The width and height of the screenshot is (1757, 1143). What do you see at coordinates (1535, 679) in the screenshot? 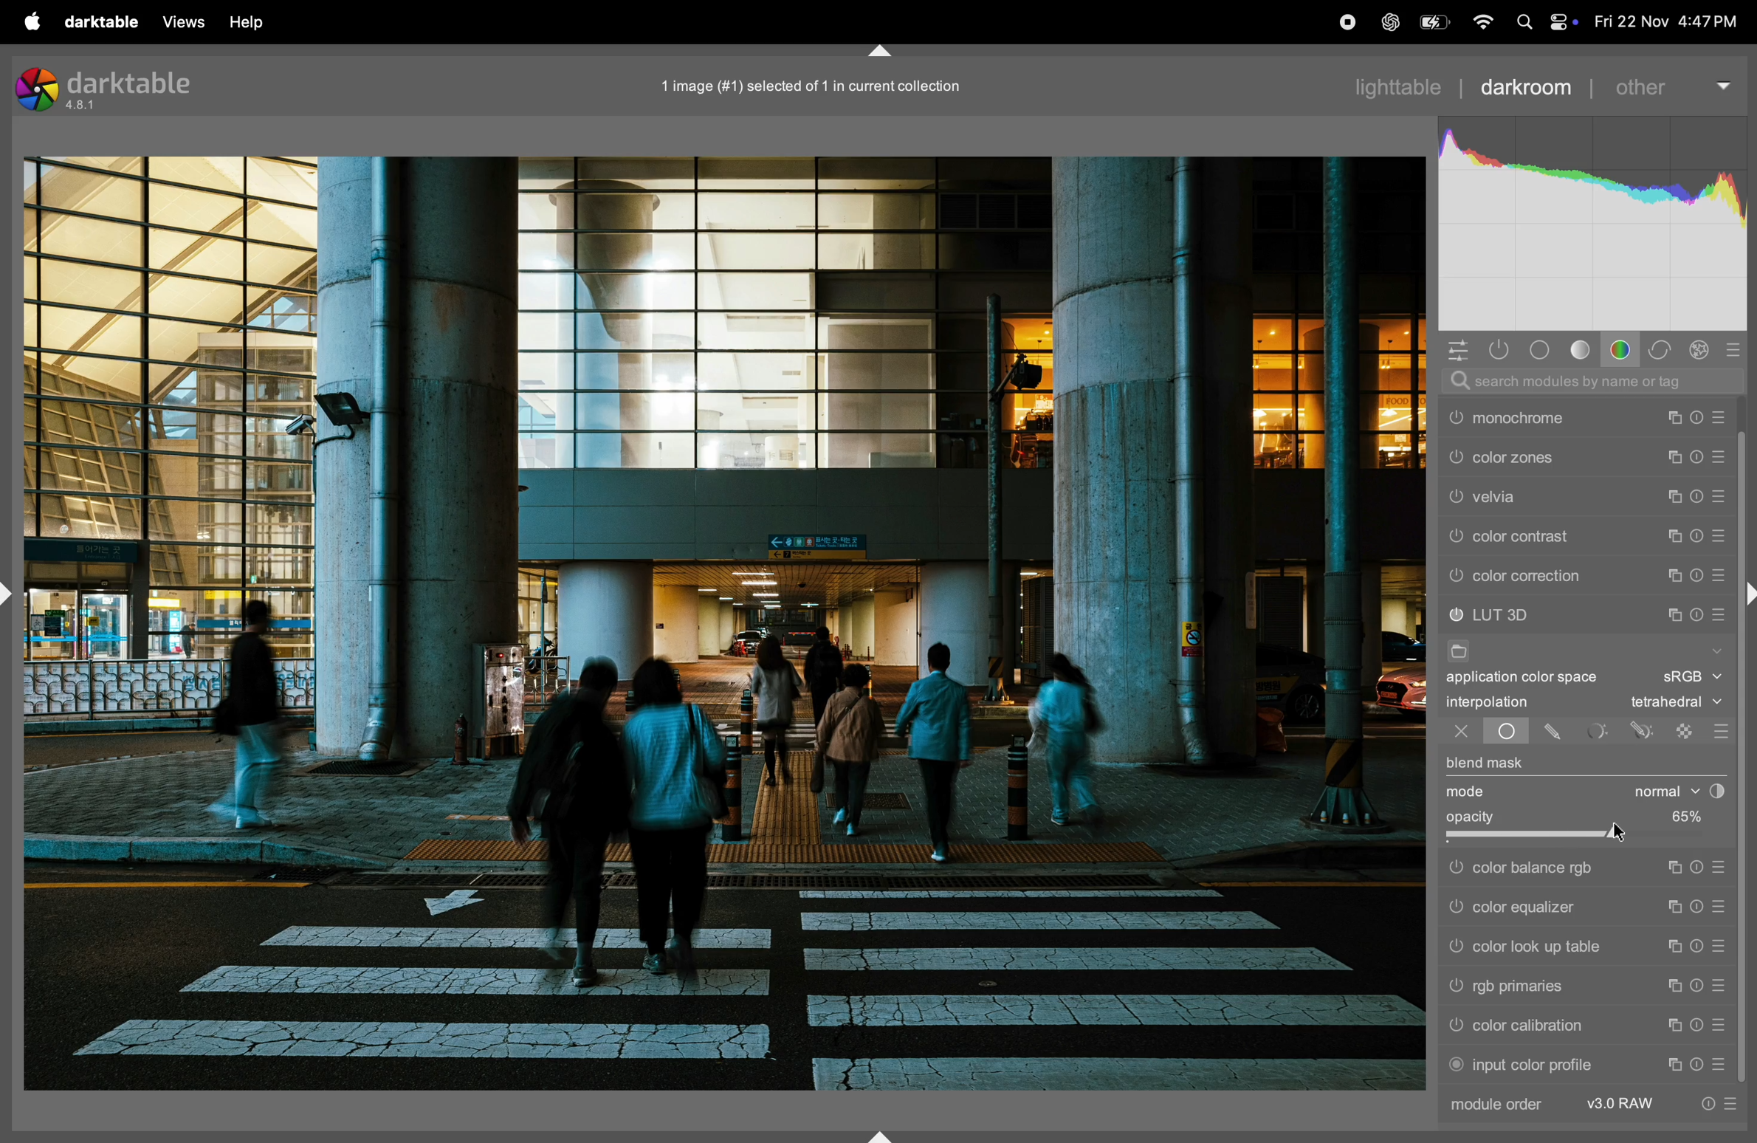
I see `application color space` at bounding box center [1535, 679].